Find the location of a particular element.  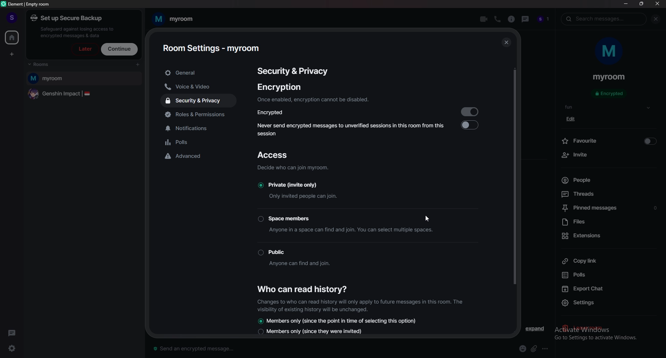

access is located at coordinates (277, 155).